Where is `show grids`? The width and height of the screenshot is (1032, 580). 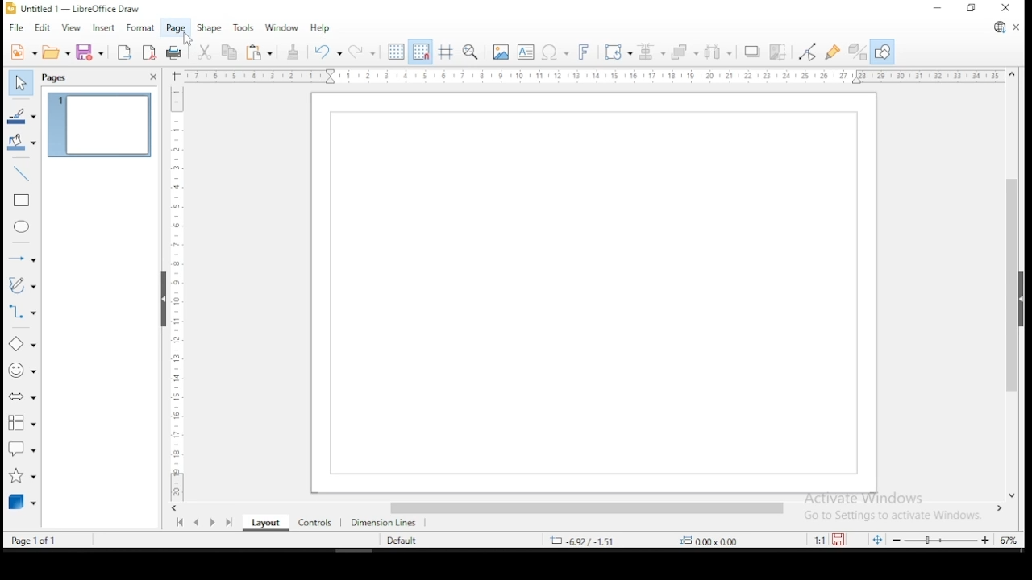
show grids is located at coordinates (394, 51).